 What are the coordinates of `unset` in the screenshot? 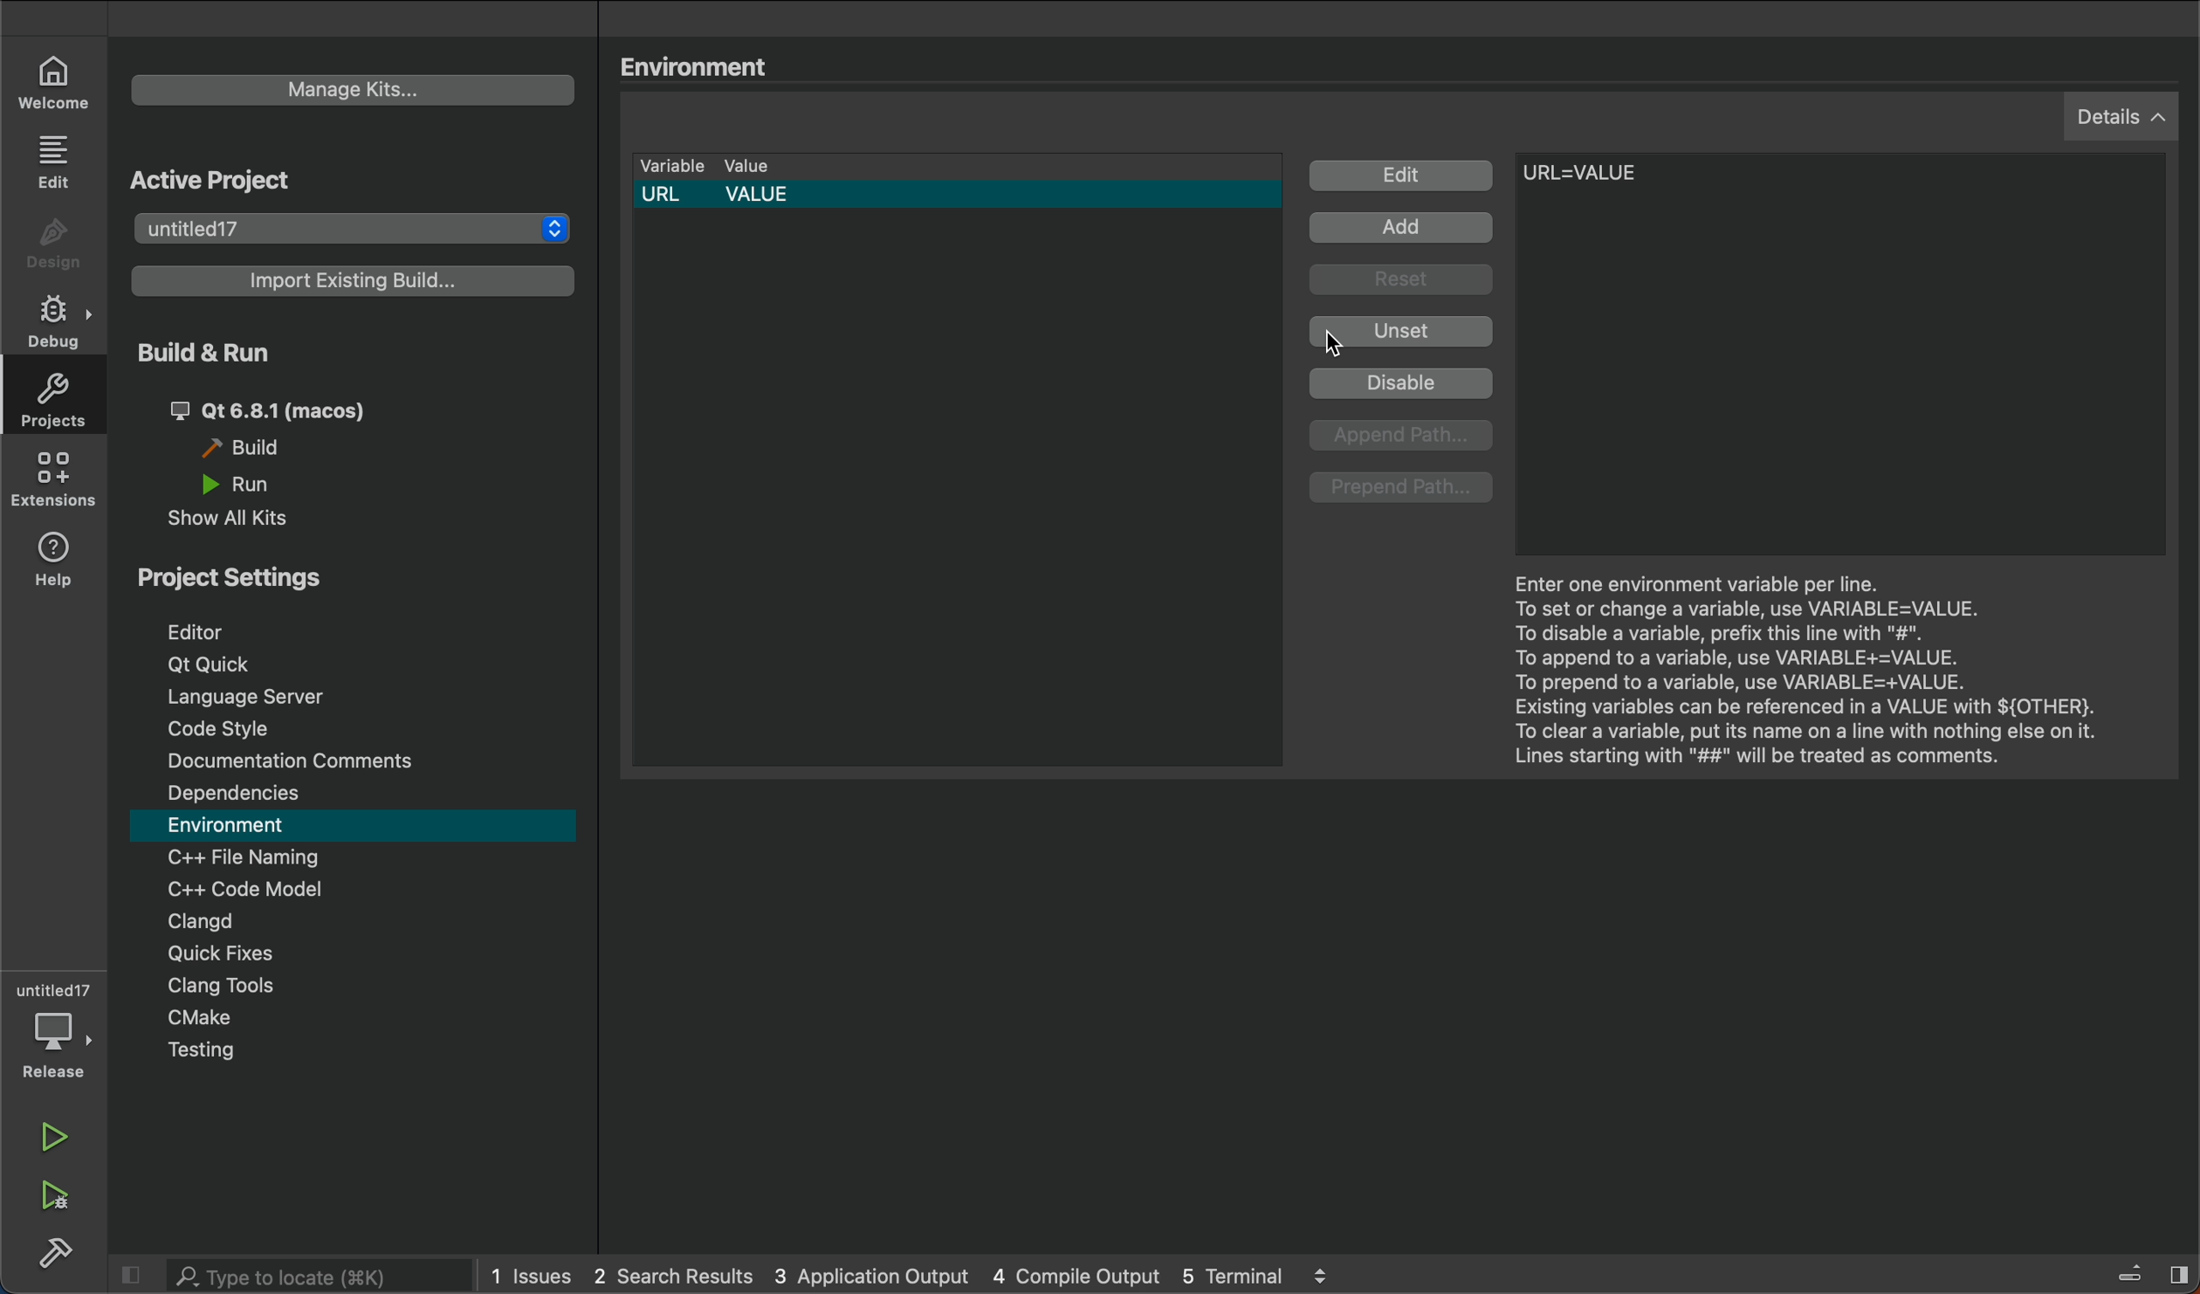 It's located at (1400, 332).